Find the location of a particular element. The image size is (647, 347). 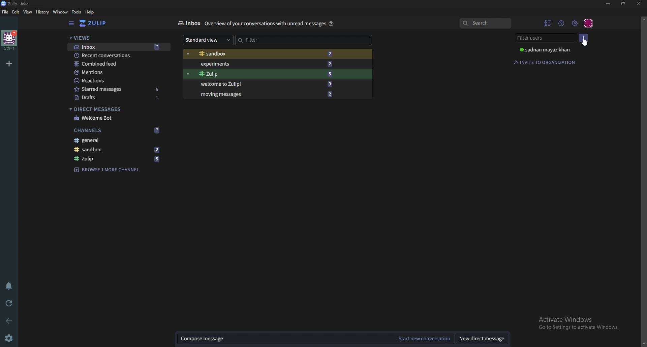

General is located at coordinates (118, 140).